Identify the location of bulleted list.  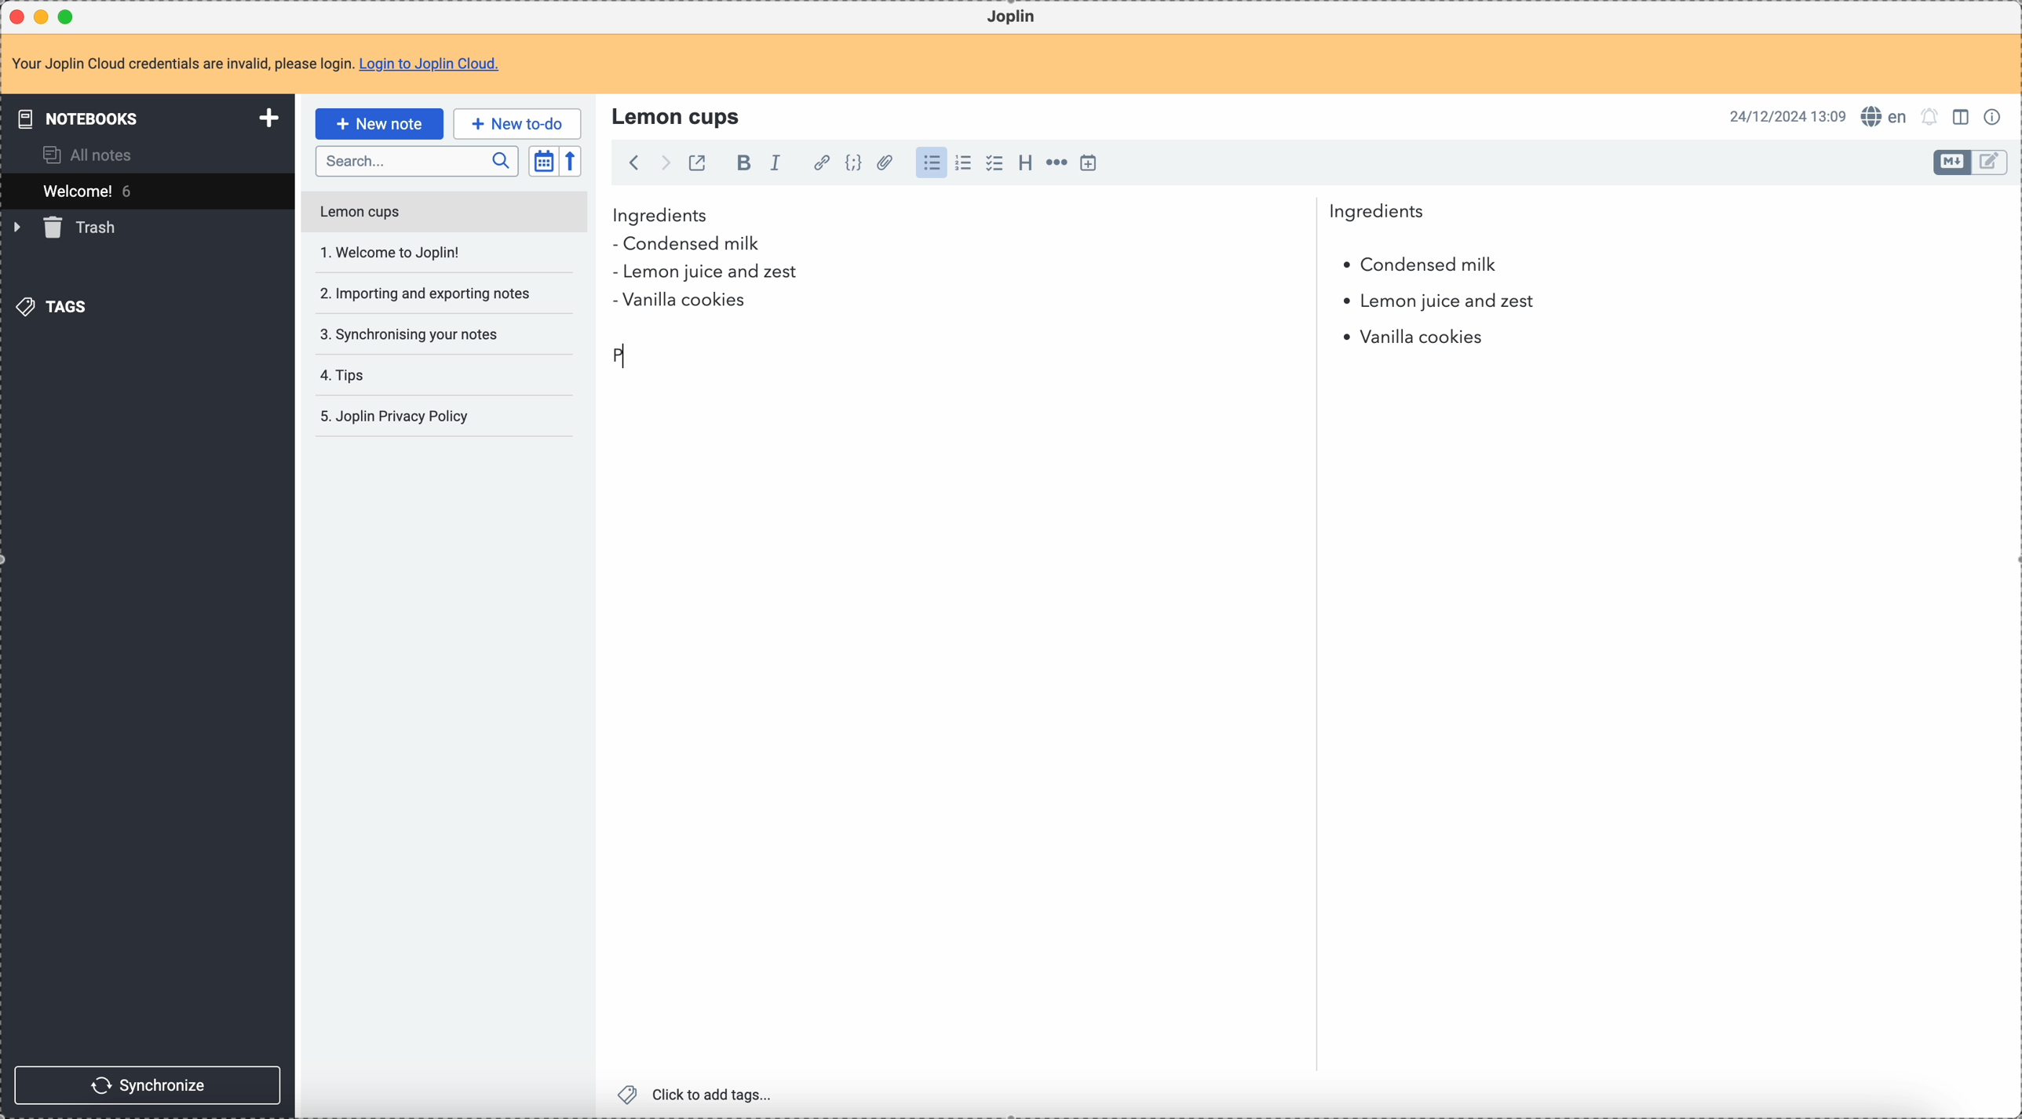
(929, 163).